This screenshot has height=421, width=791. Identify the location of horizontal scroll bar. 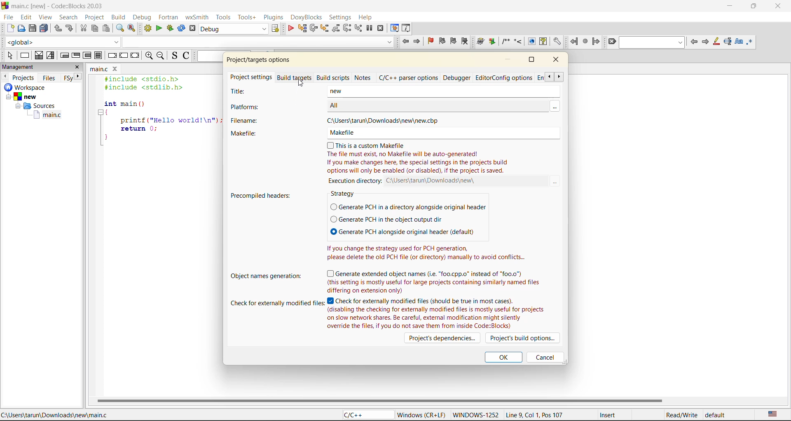
(380, 400).